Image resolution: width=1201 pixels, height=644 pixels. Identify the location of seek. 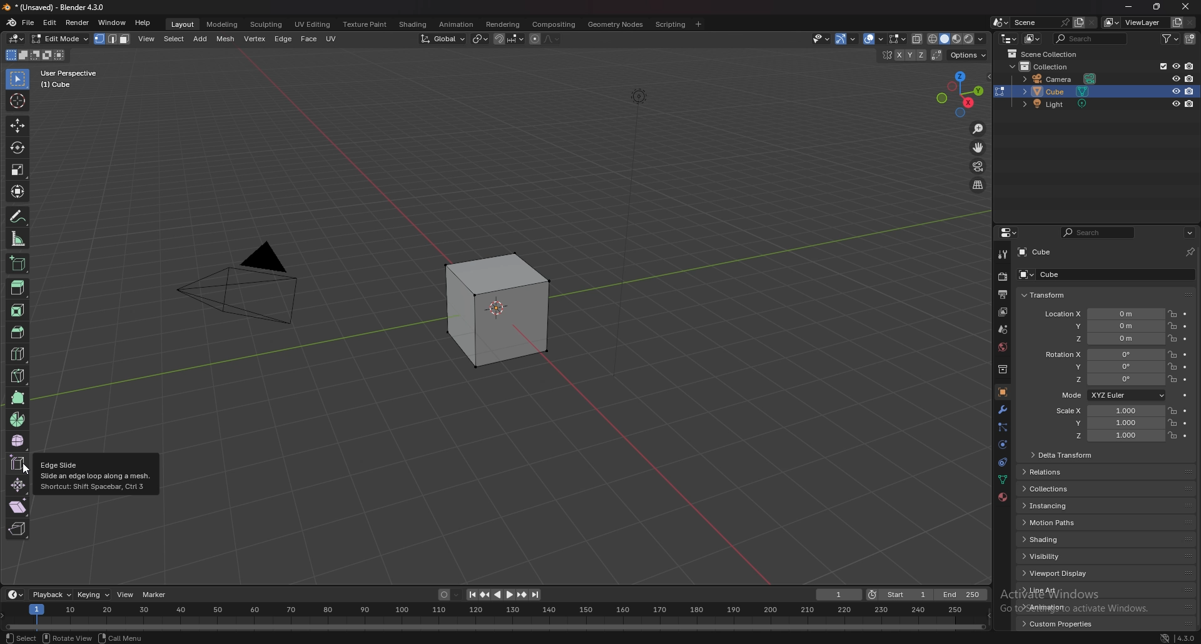
(493, 617).